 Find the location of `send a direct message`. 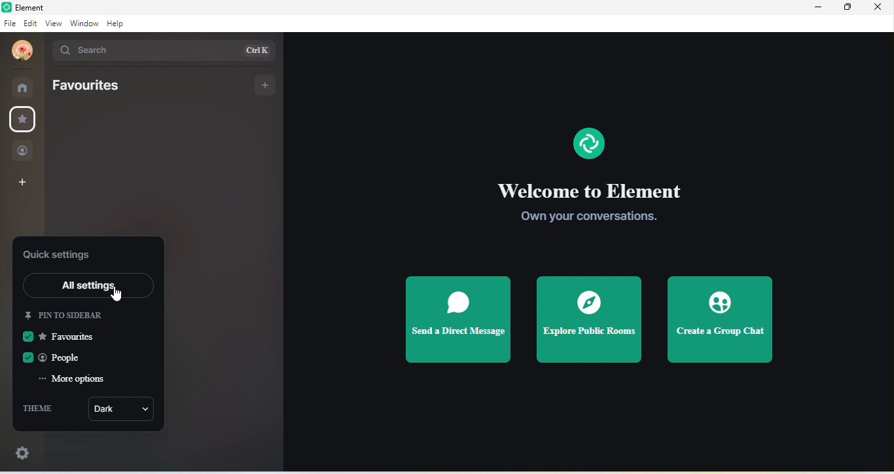

send a direct message is located at coordinates (457, 321).